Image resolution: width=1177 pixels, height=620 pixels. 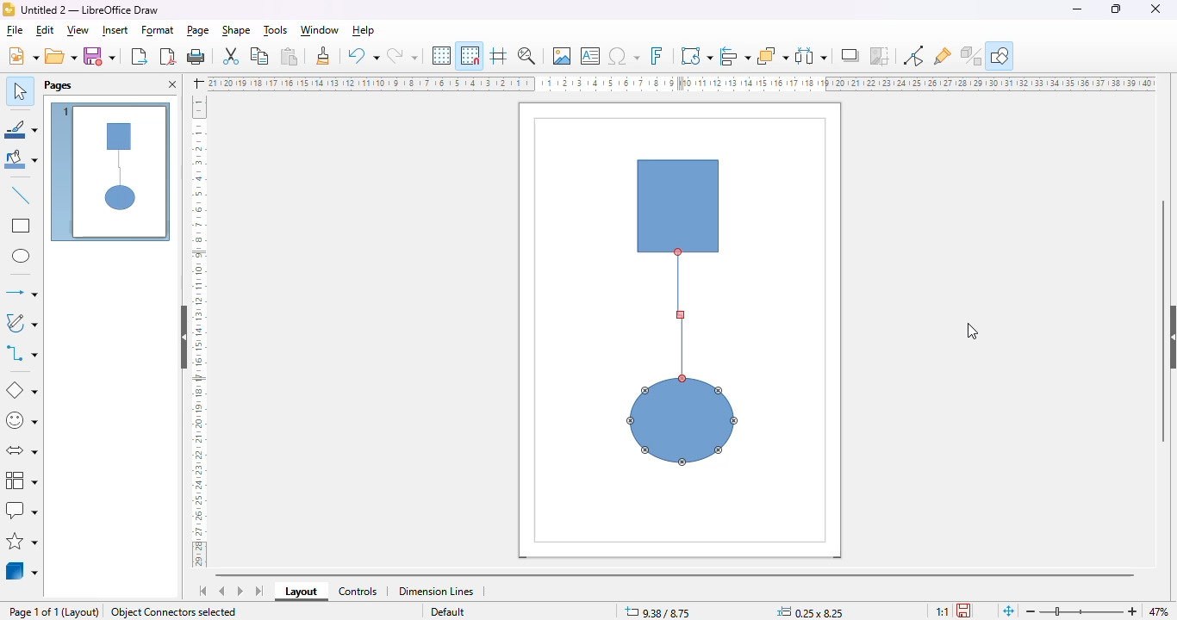 I want to click on connector tool, so click(x=681, y=318).